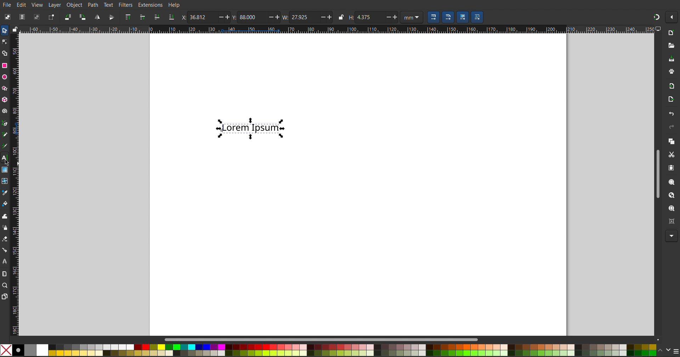  Describe the element at coordinates (7, 17) in the screenshot. I see `Select all objects` at that location.